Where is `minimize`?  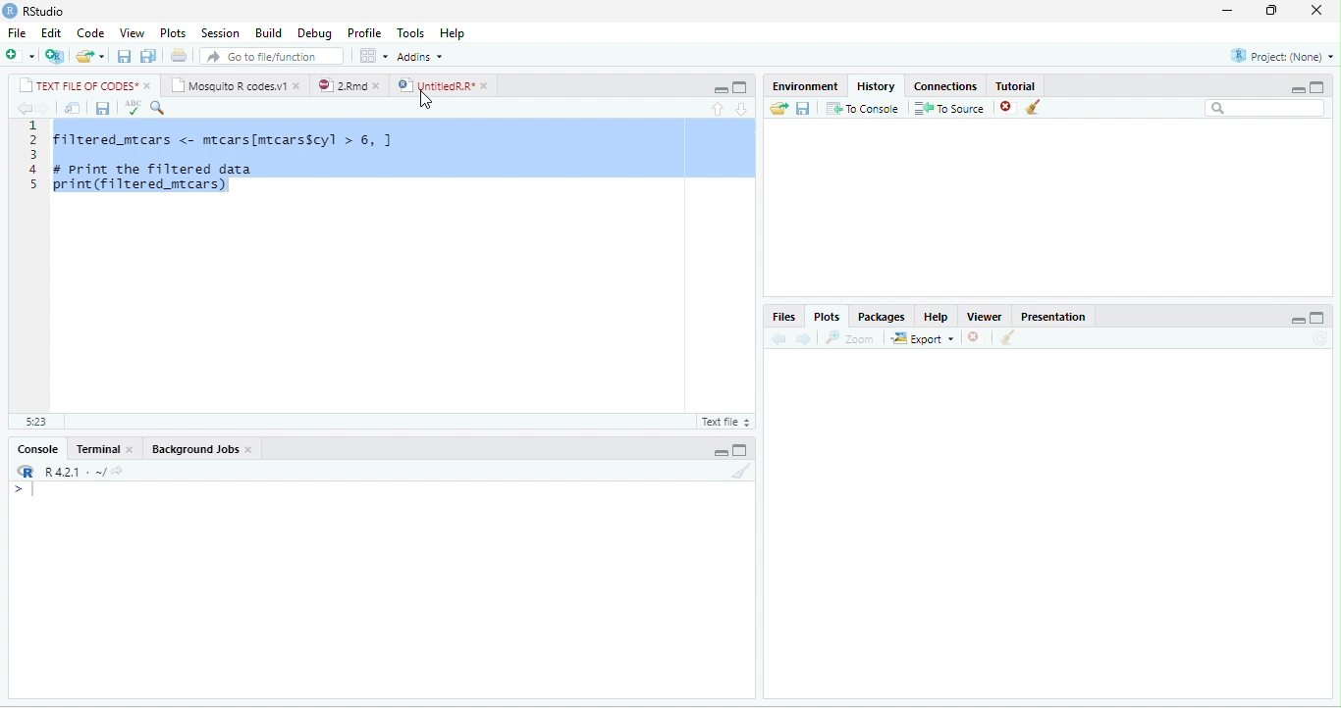
minimize is located at coordinates (721, 452).